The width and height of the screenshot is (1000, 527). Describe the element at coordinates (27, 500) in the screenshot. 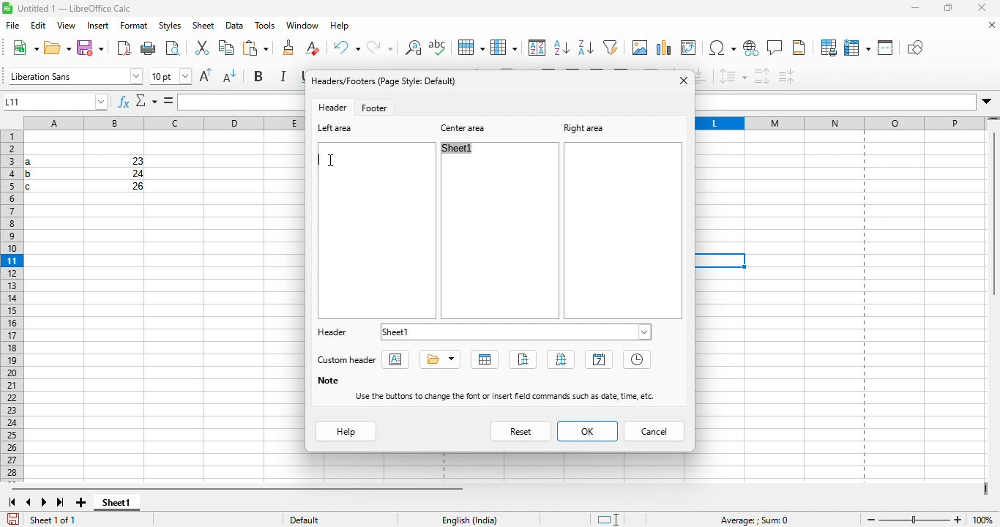

I see `previous sheet` at that location.